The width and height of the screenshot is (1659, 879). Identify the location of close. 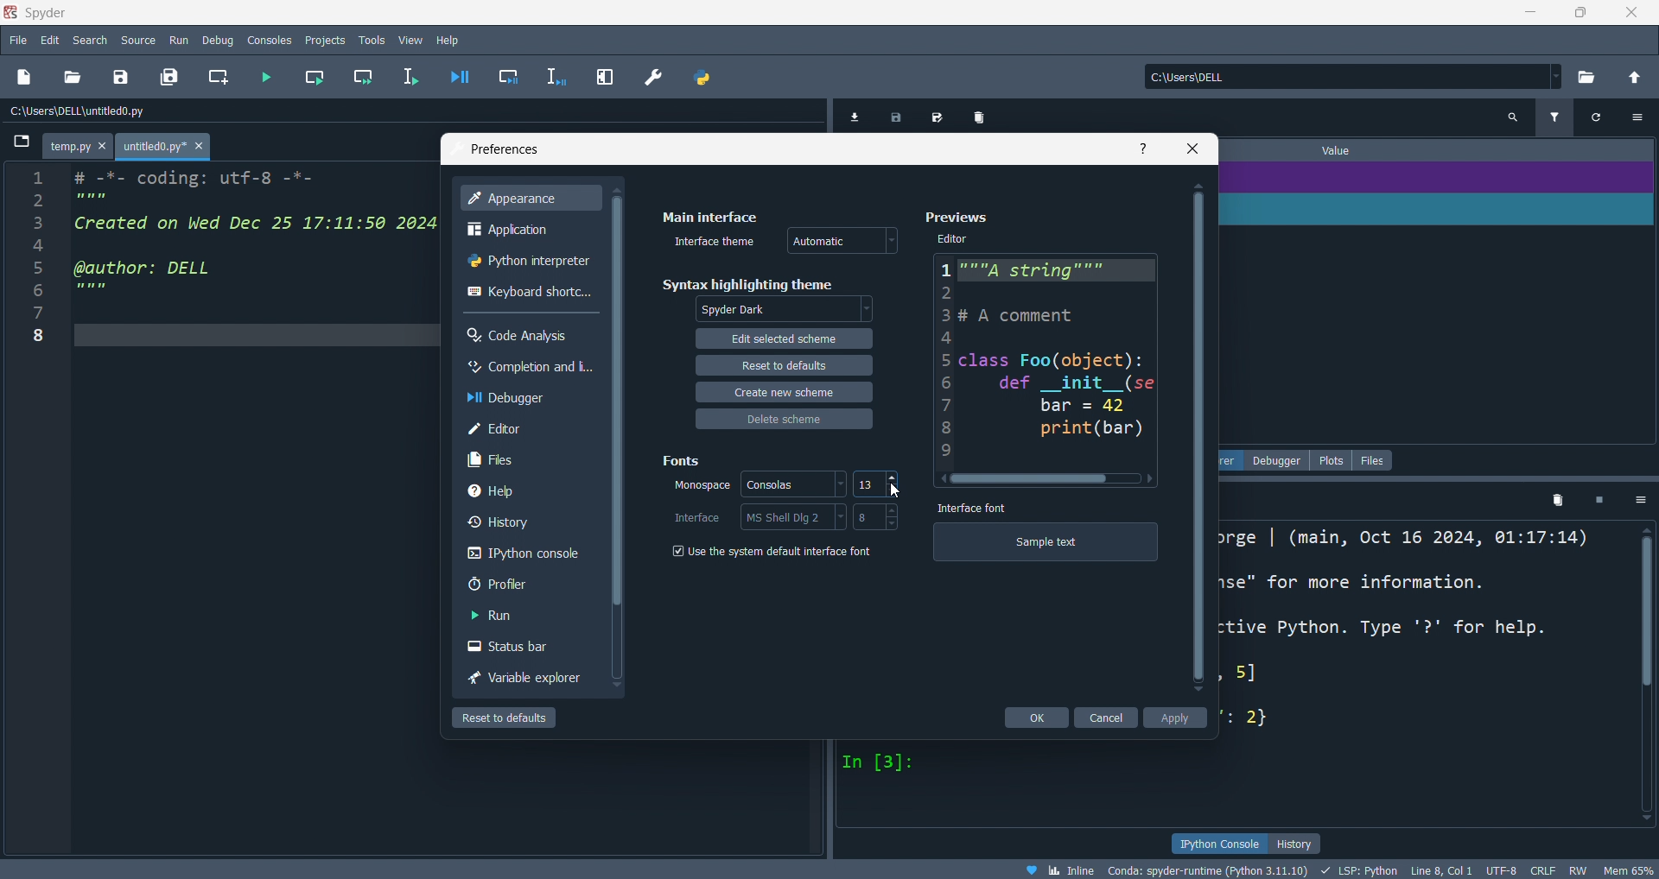
(1633, 15).